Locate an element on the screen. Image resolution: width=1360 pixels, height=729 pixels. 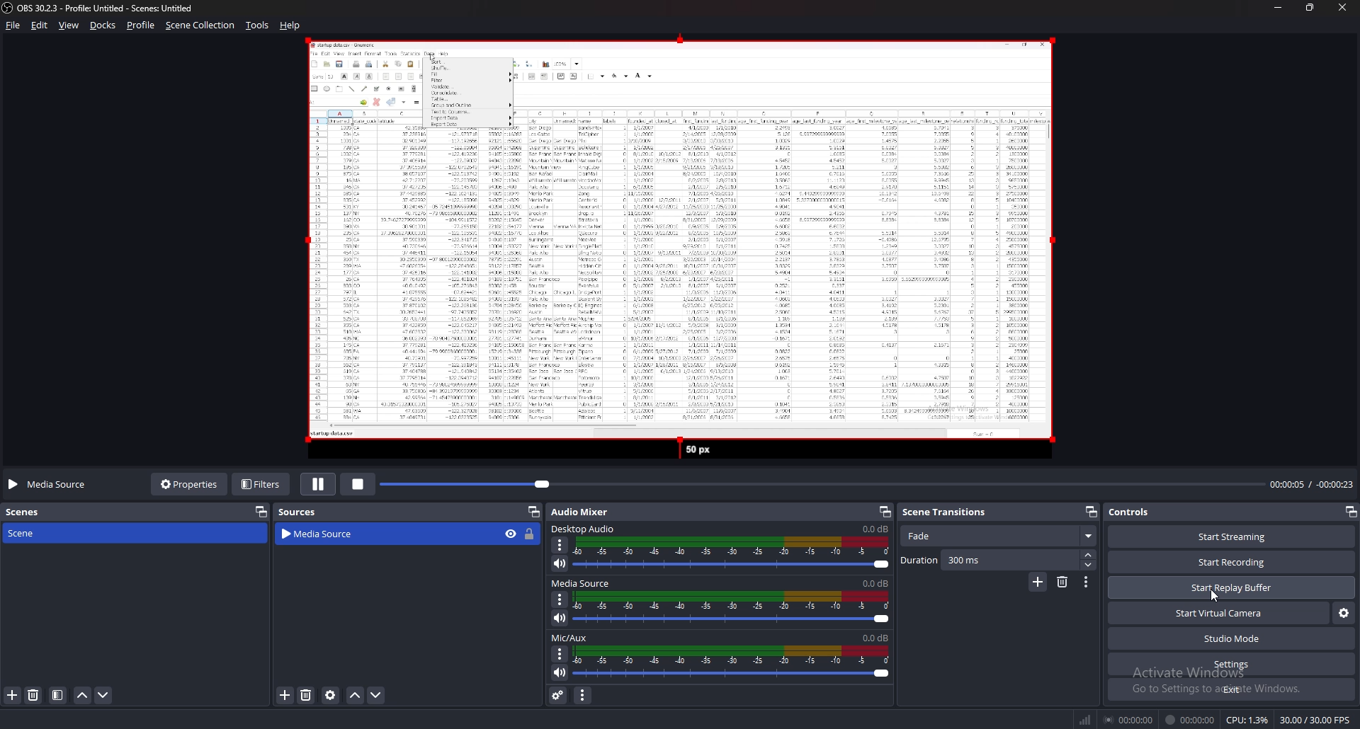
pop out is located at coordinates (1350, 512).